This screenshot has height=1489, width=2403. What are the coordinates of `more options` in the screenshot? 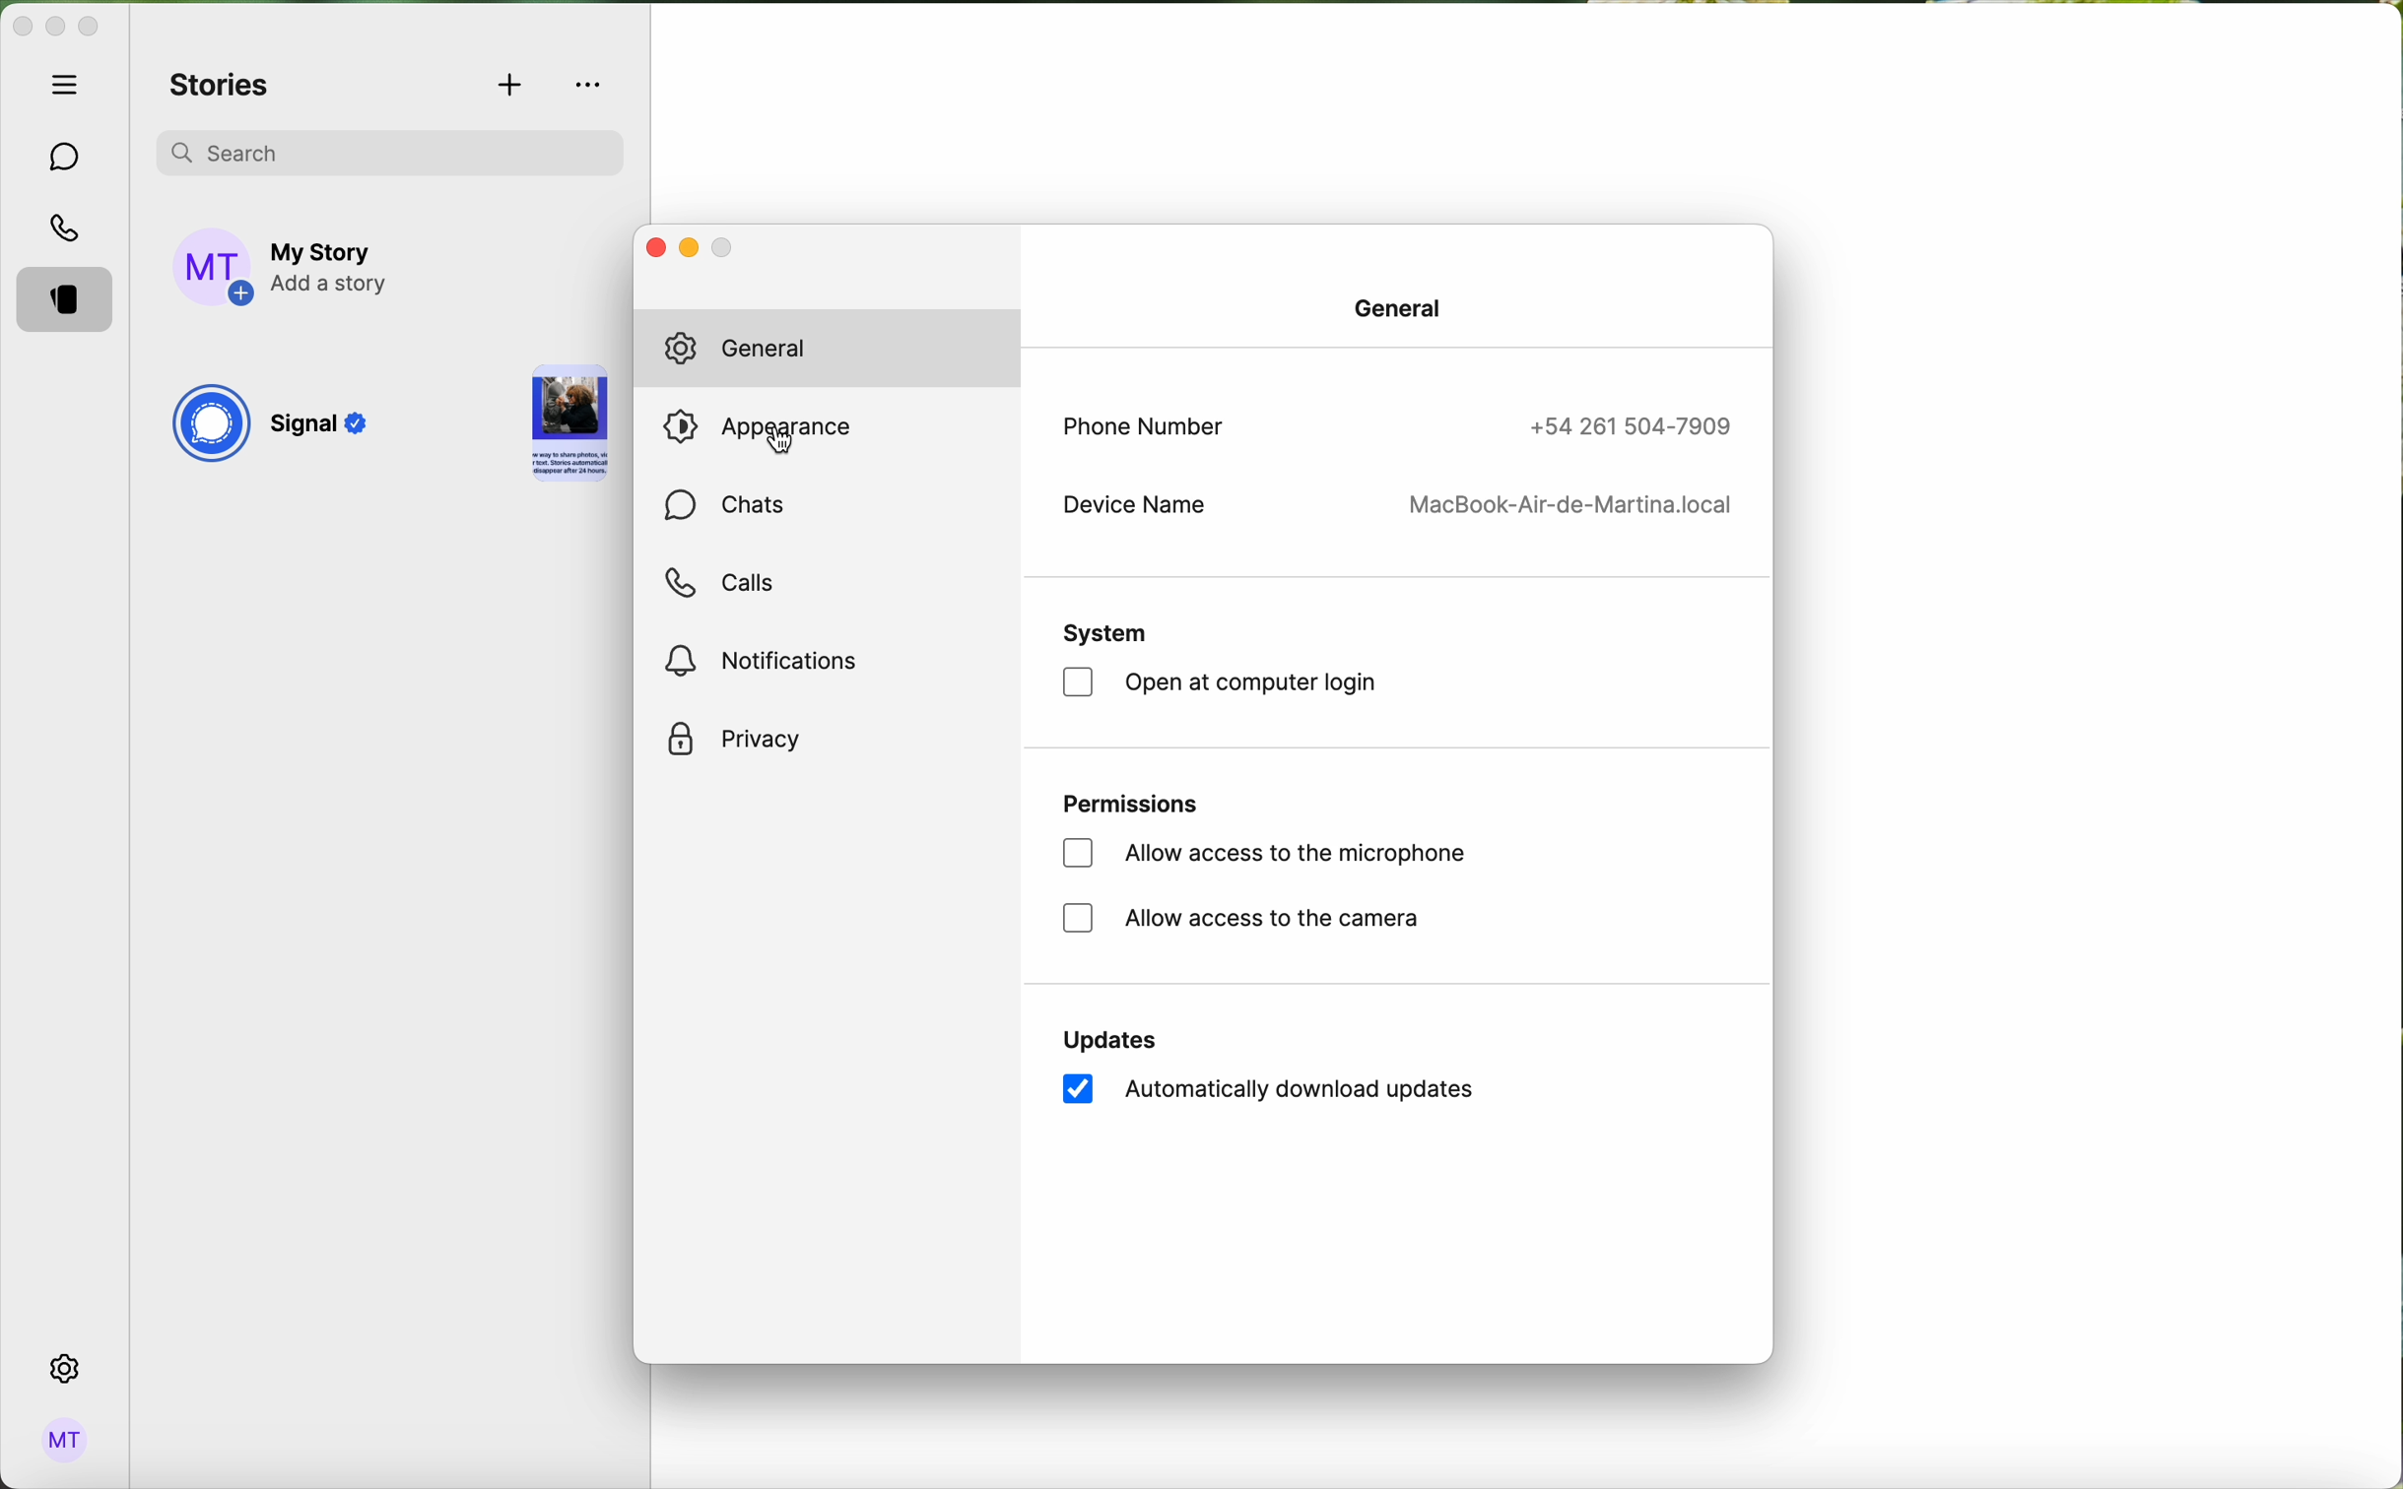 It's located at (591, 85).